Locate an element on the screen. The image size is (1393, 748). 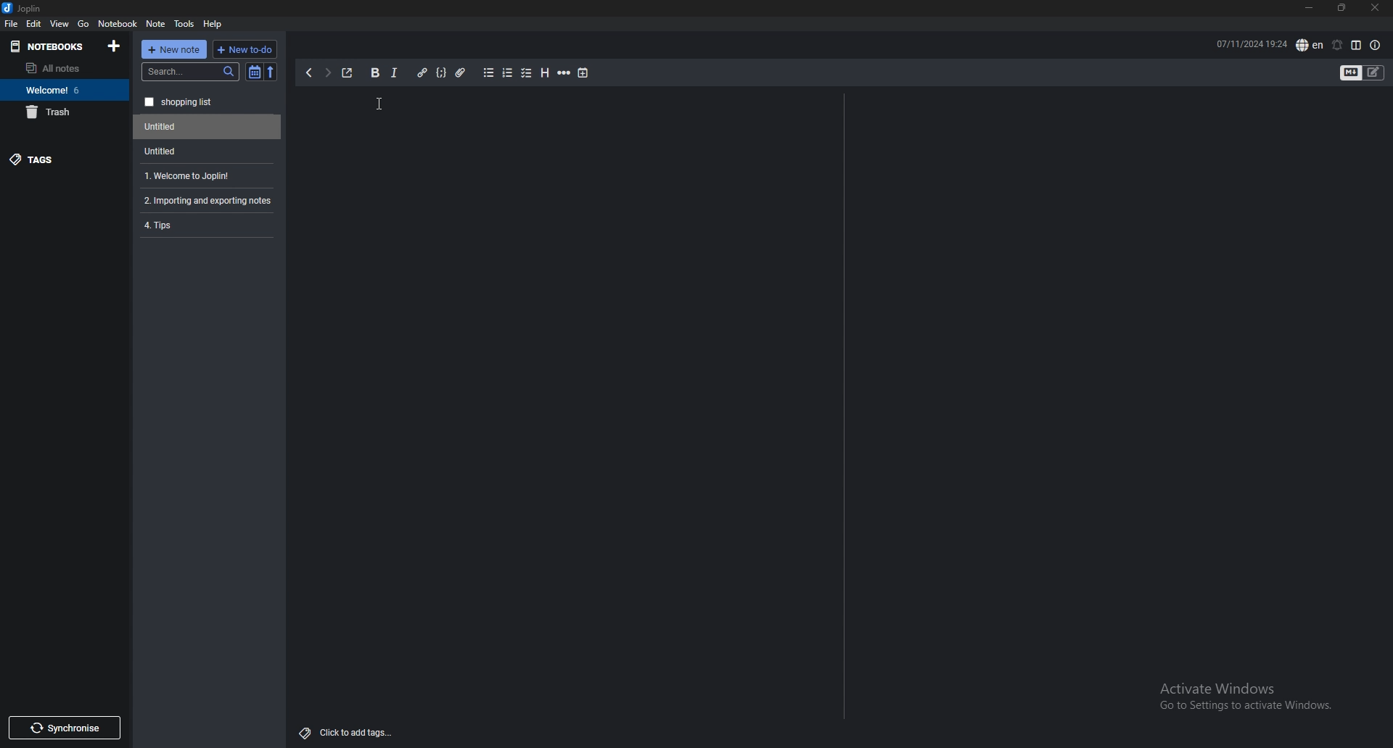
shopping list is located at coordinates (207, 102).